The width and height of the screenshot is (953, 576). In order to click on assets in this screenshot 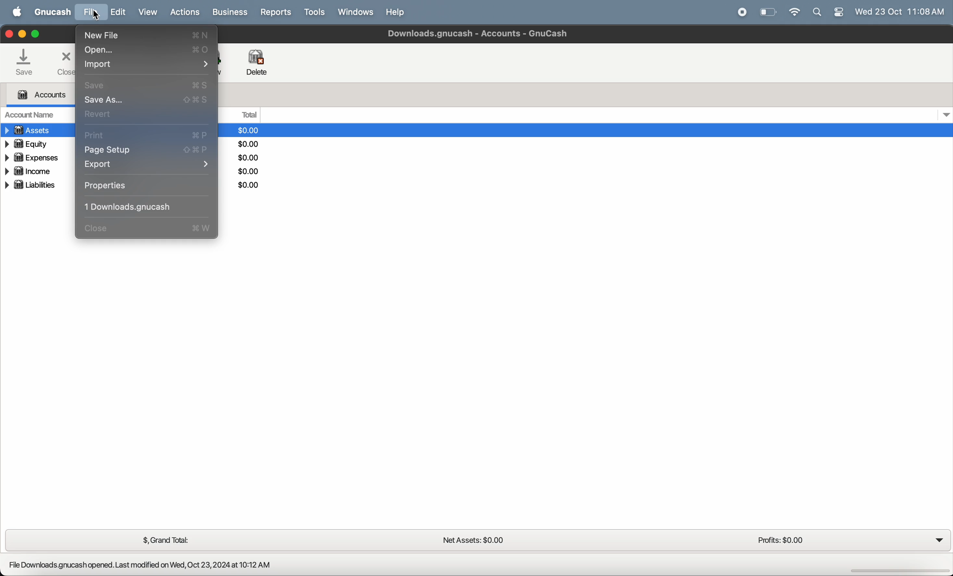, I will do `click(34, 130)`.